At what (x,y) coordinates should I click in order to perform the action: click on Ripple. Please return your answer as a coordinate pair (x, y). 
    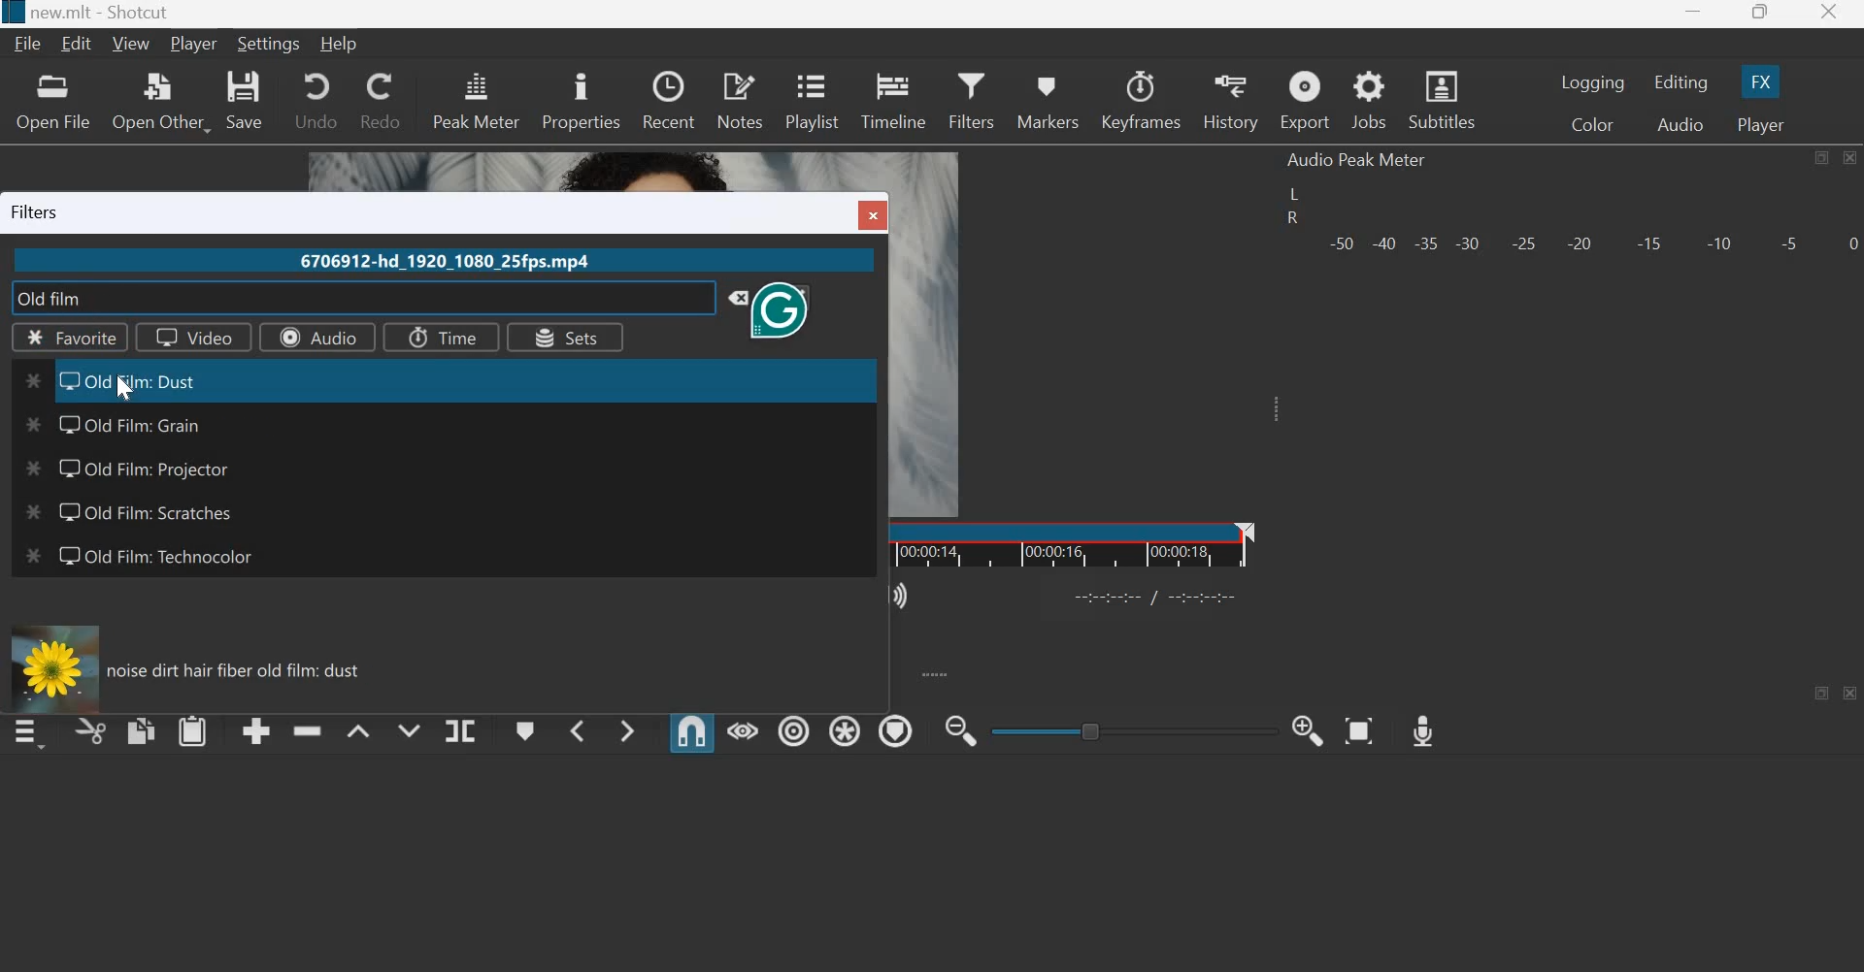
    Looking at the image, I should click on (794, 728).